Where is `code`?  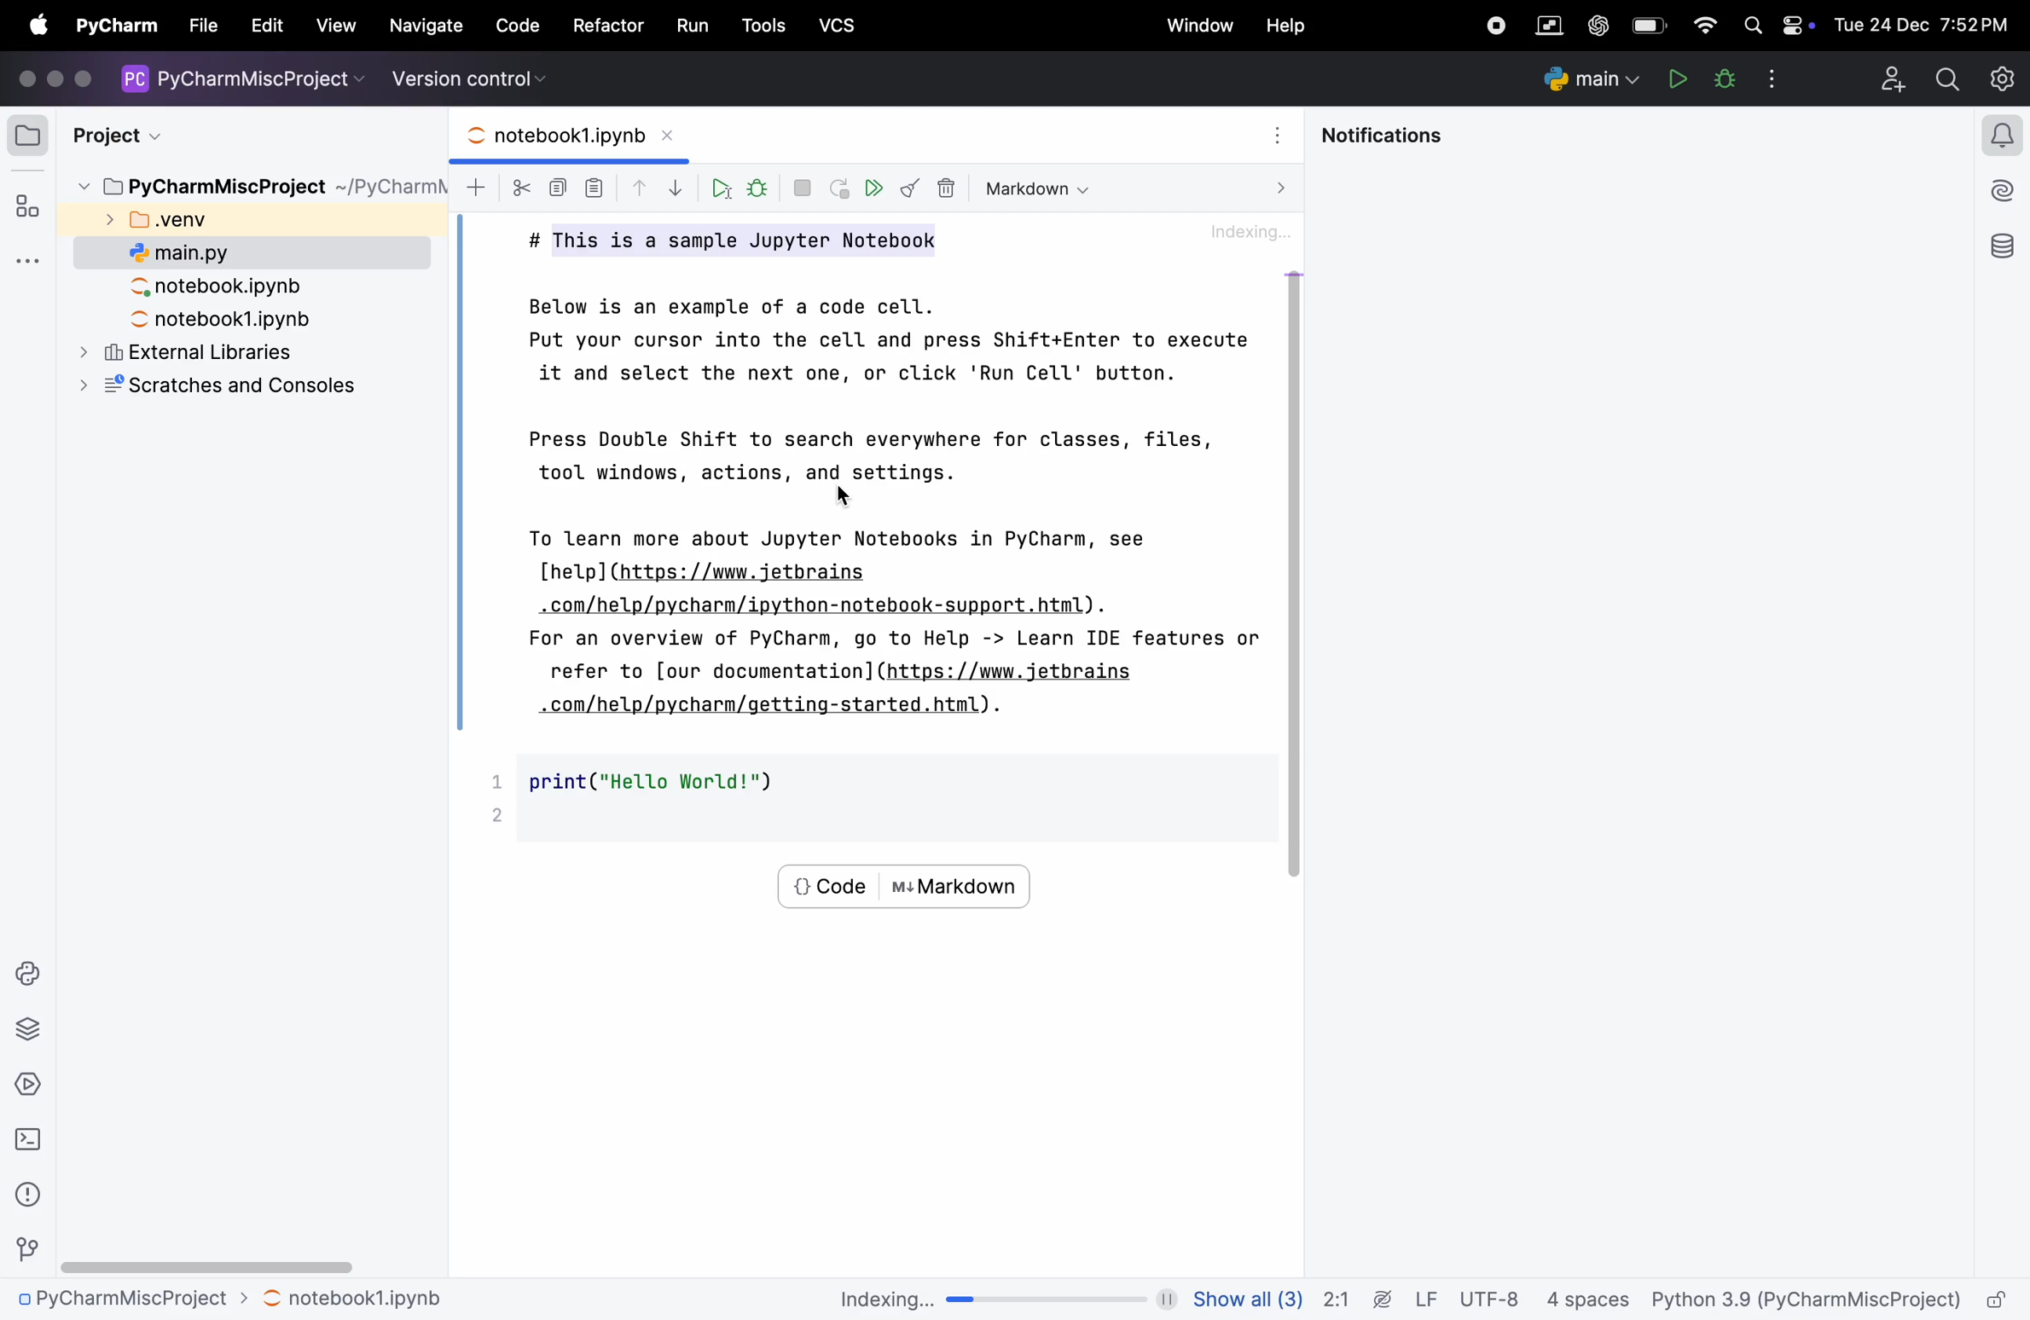 code is located at coordinates (522, 25).